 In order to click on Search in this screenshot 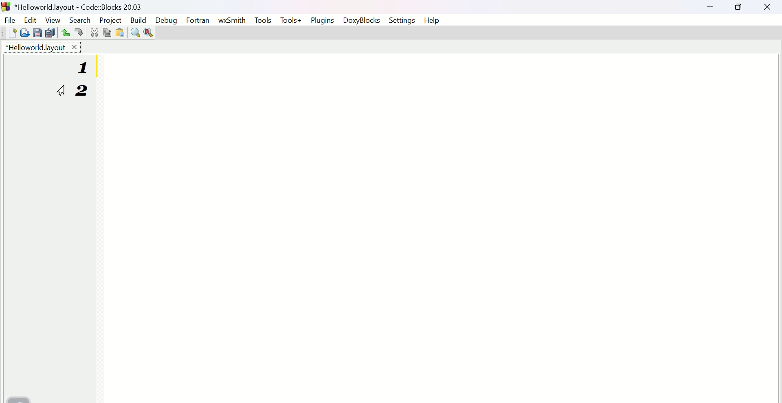, I will do `click(79, 20)`.